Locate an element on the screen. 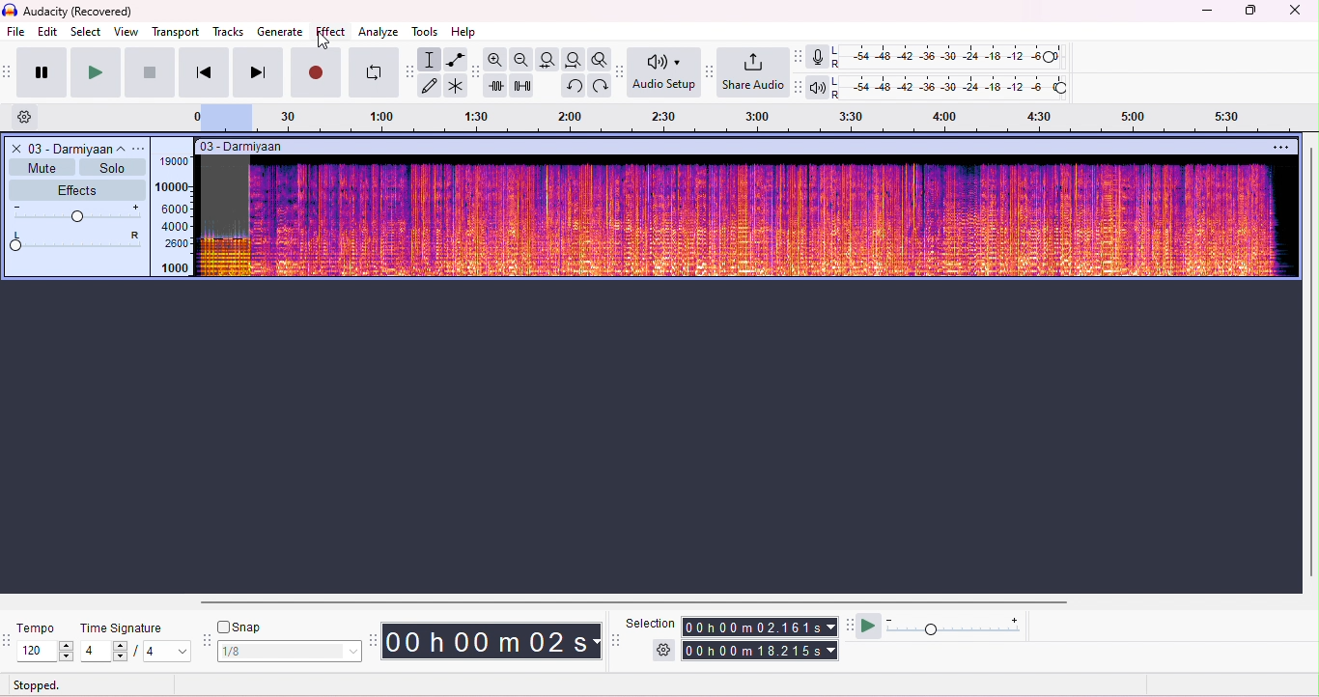 Image resolution: width=1319 pixels, height=697 pixels. options is located at coordinates (140, 149).